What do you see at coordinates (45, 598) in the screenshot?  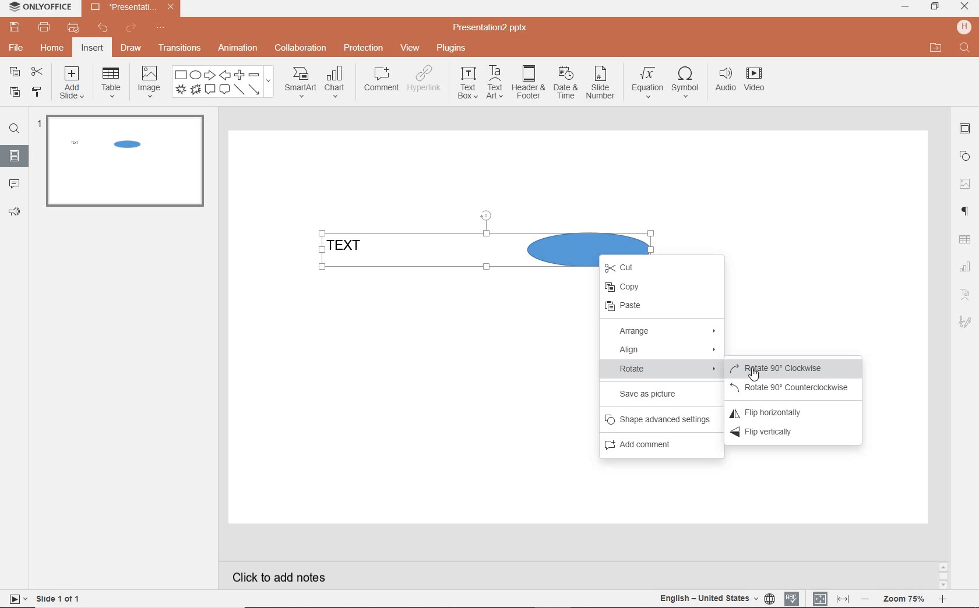 I see `SLIDE 1 OF 1` at bounding box center [45, 598].